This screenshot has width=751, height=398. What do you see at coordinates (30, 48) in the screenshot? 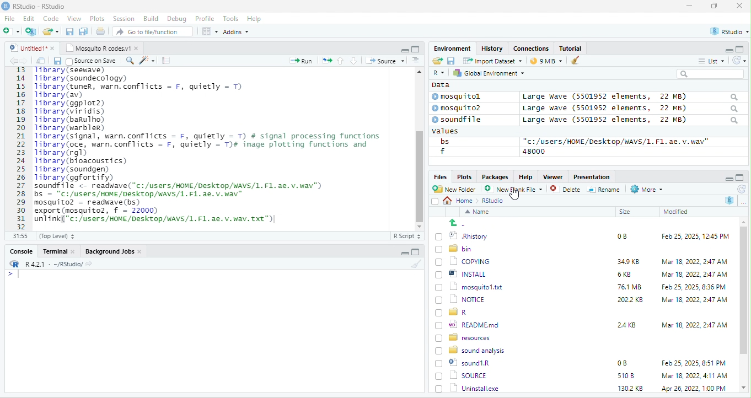
I see `© Untitied1* »` at bounding box center [30, 48].